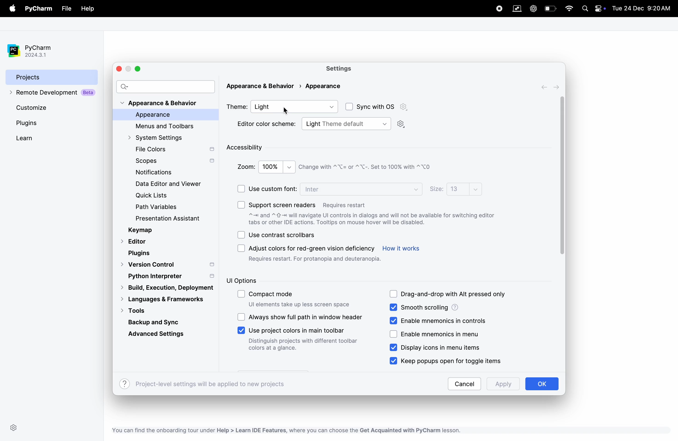 Image resolution: width=678 pixels, height=441 pixels. Describe the element at coordinates (394, 360) in the screenshot. I see `checkbox` at that location.